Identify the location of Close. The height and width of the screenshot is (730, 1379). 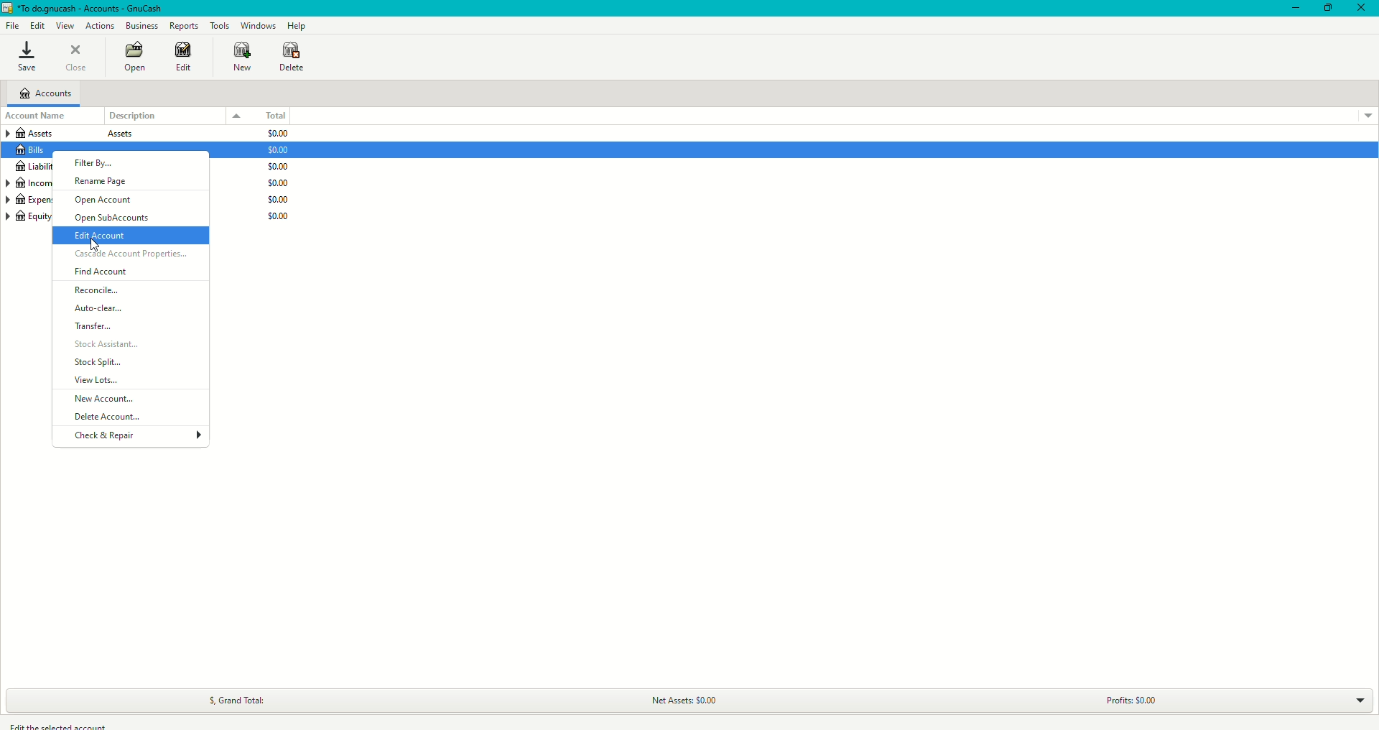
(1364, 9).